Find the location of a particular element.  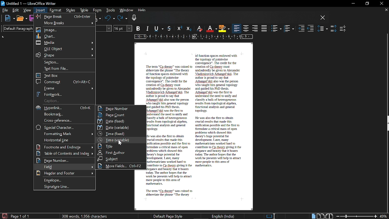

Close current tab is located at coordinates (386, 10).